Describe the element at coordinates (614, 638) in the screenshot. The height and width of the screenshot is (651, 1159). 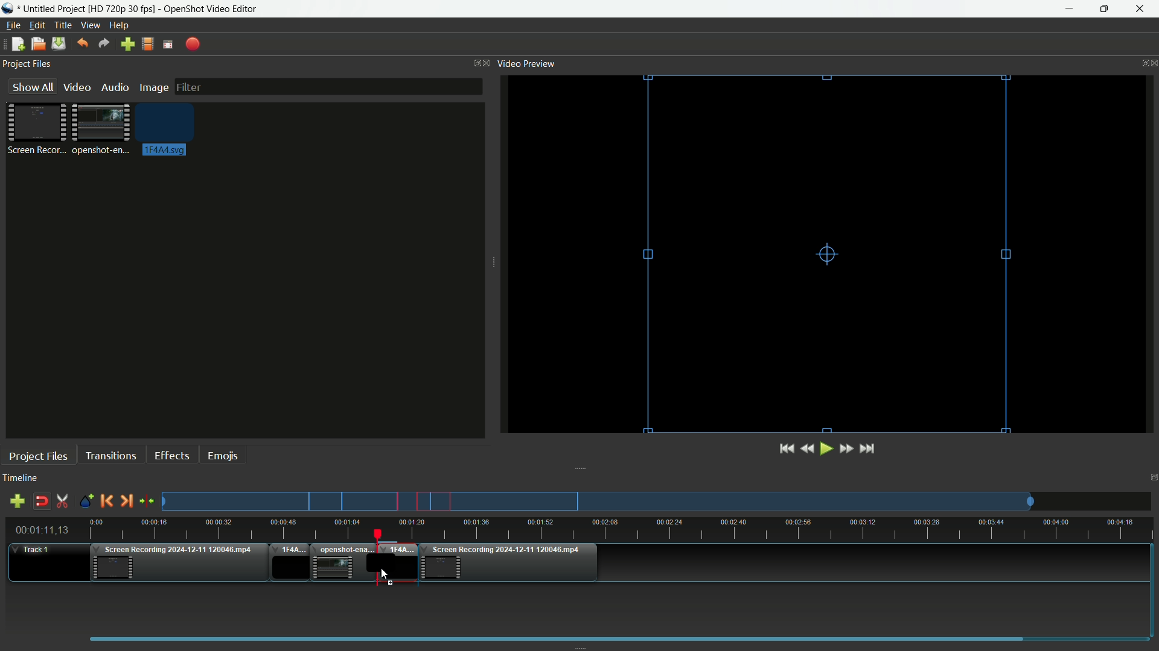
I see `scrollbar ` at that location.